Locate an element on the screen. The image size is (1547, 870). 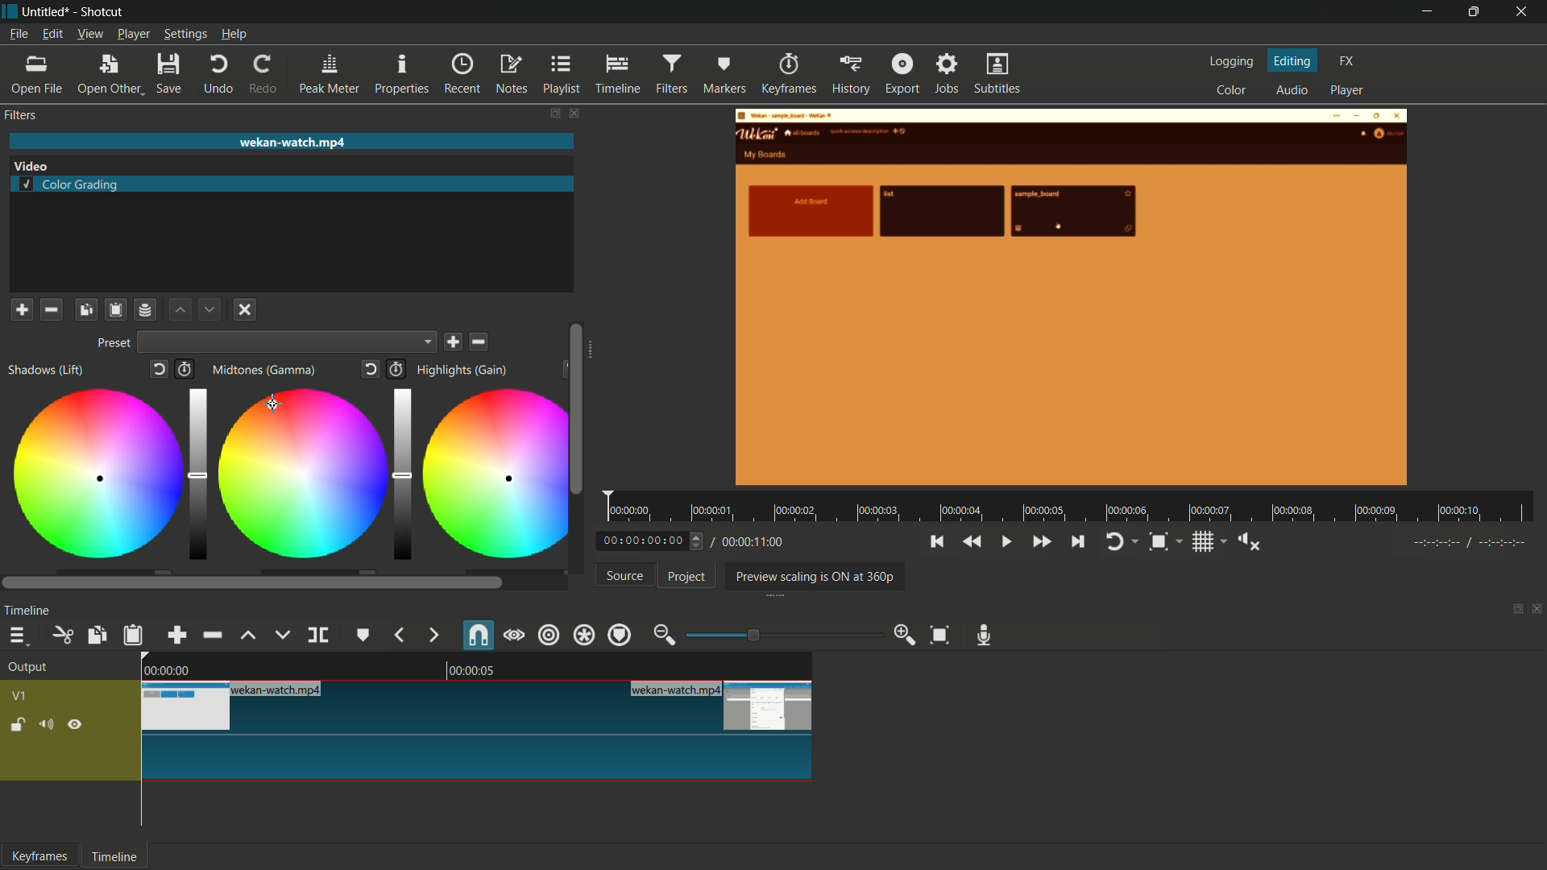
add keyframes to this parameter is located at coordinates (185, 368).